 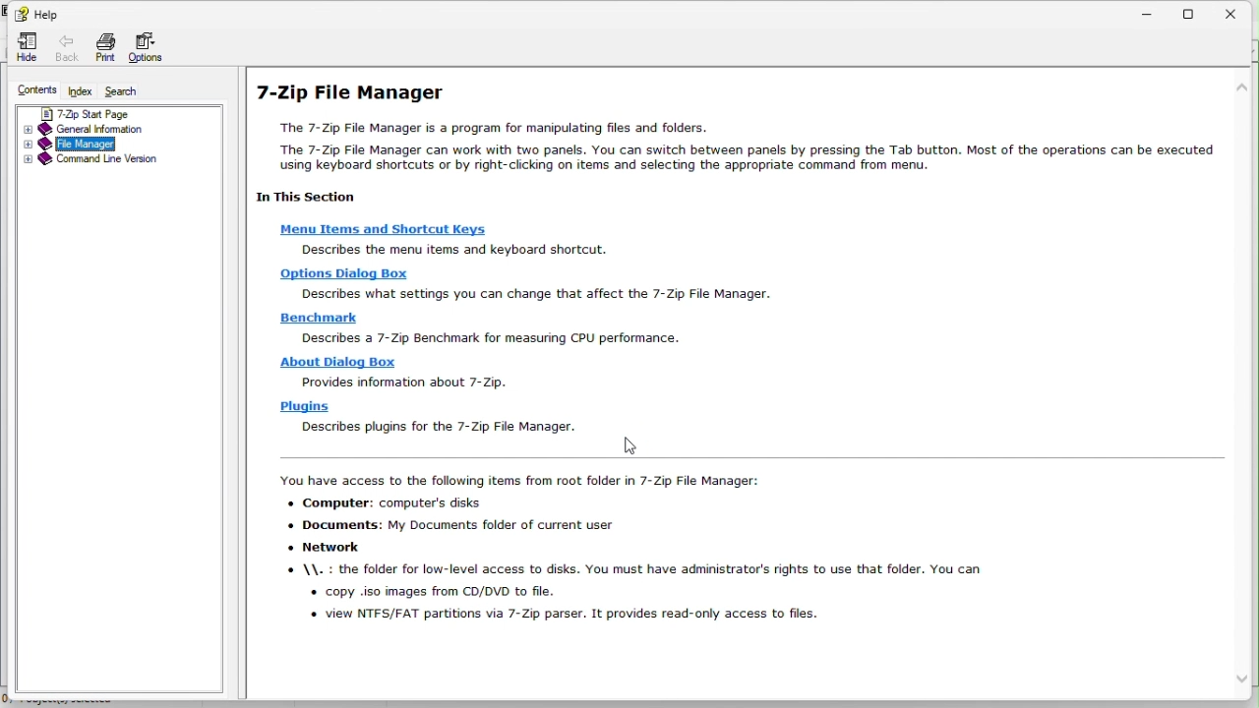 What do you see at coordinates (634, 560) in the screenshot?
I see `You have access to the following items from root folder in 7-Zip File Manager:
«+ Computer: computer's disks
+ Documents: My Documents folder of current user
« Network
© \\. : the folder for low-level access to disks. You must have administrator's rights to use that folder. You can
+ copy .iso images from CD/DVD to file.
«view NTFS/FAT partitions via 7-Zip parser. It provides read-only access to files.` at bounding box center [634, 560].